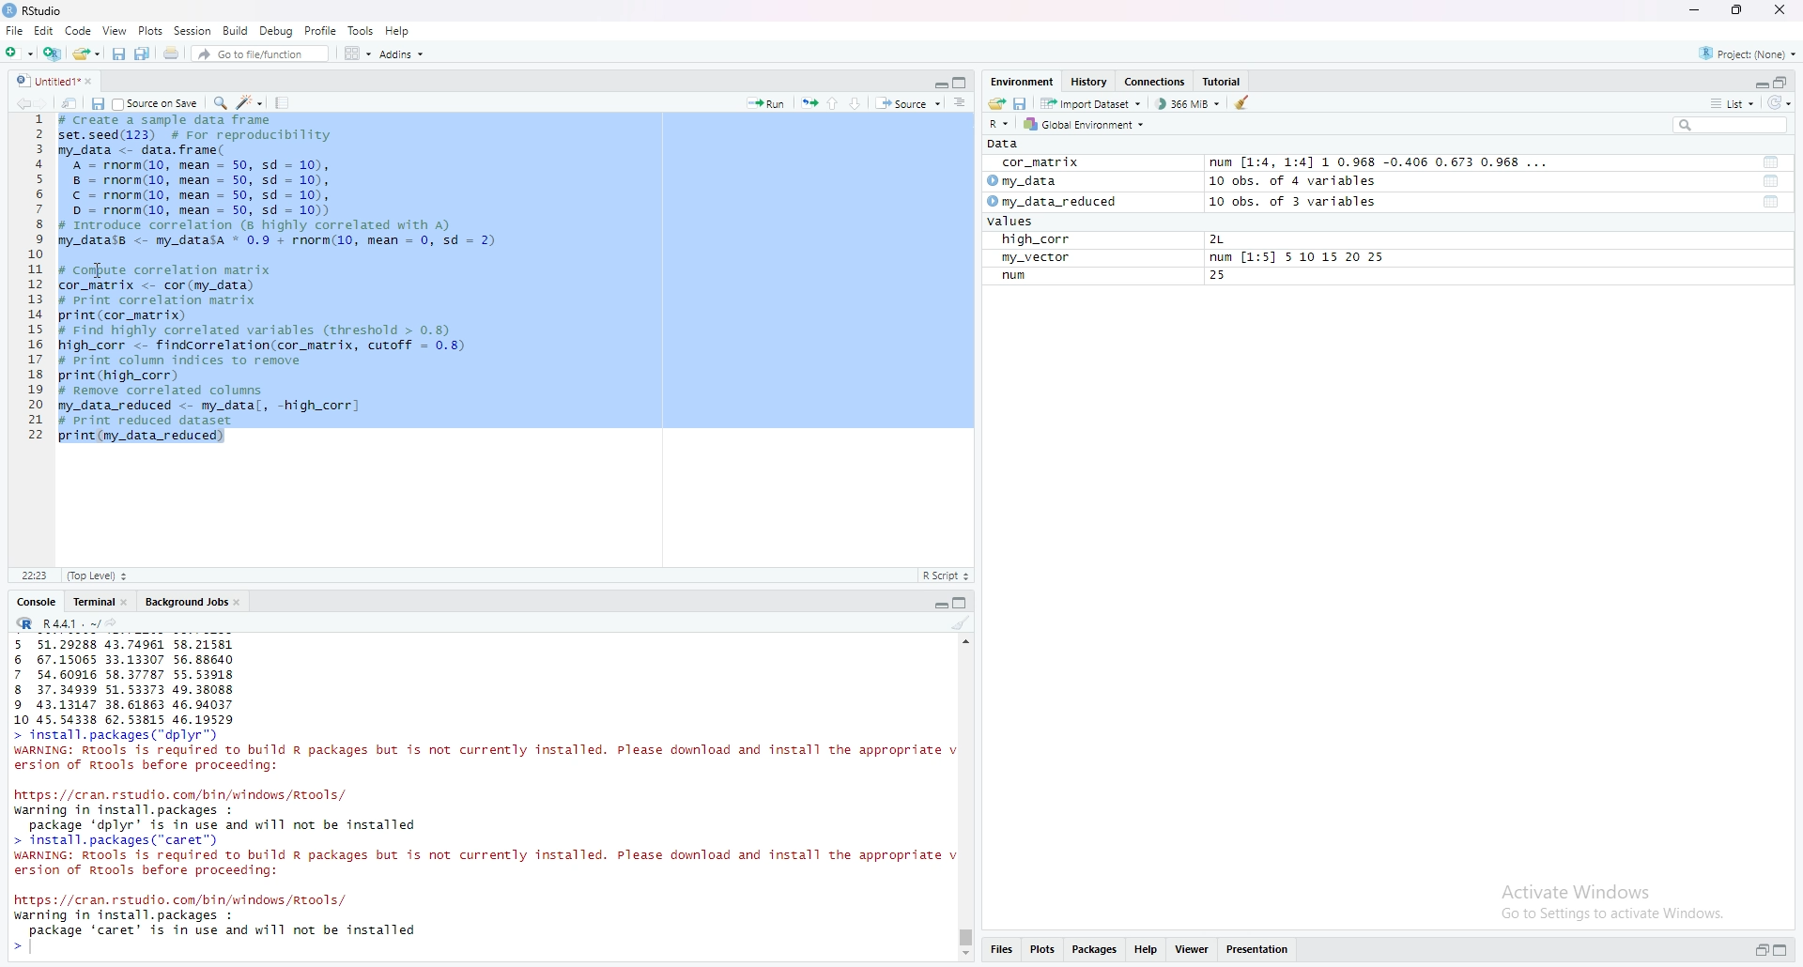 The height and width of the screenshot is (967, 1803). What do you see at coordinates (38, 602) in the screenshot?
I see `Console` at bounding box center [38, 602].